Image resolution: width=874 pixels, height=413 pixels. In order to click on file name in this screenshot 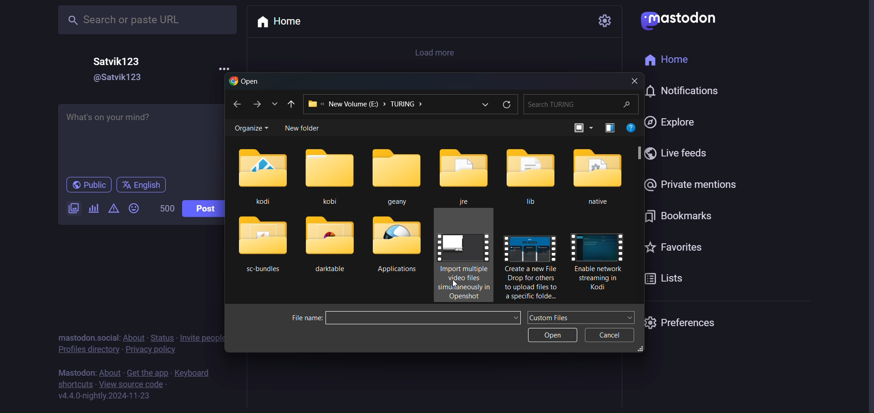, I will do `click(305, 318)`.